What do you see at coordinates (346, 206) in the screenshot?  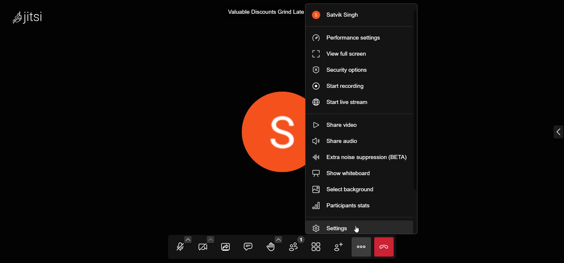 I see `participant stats` at bounding box center [346, 206].